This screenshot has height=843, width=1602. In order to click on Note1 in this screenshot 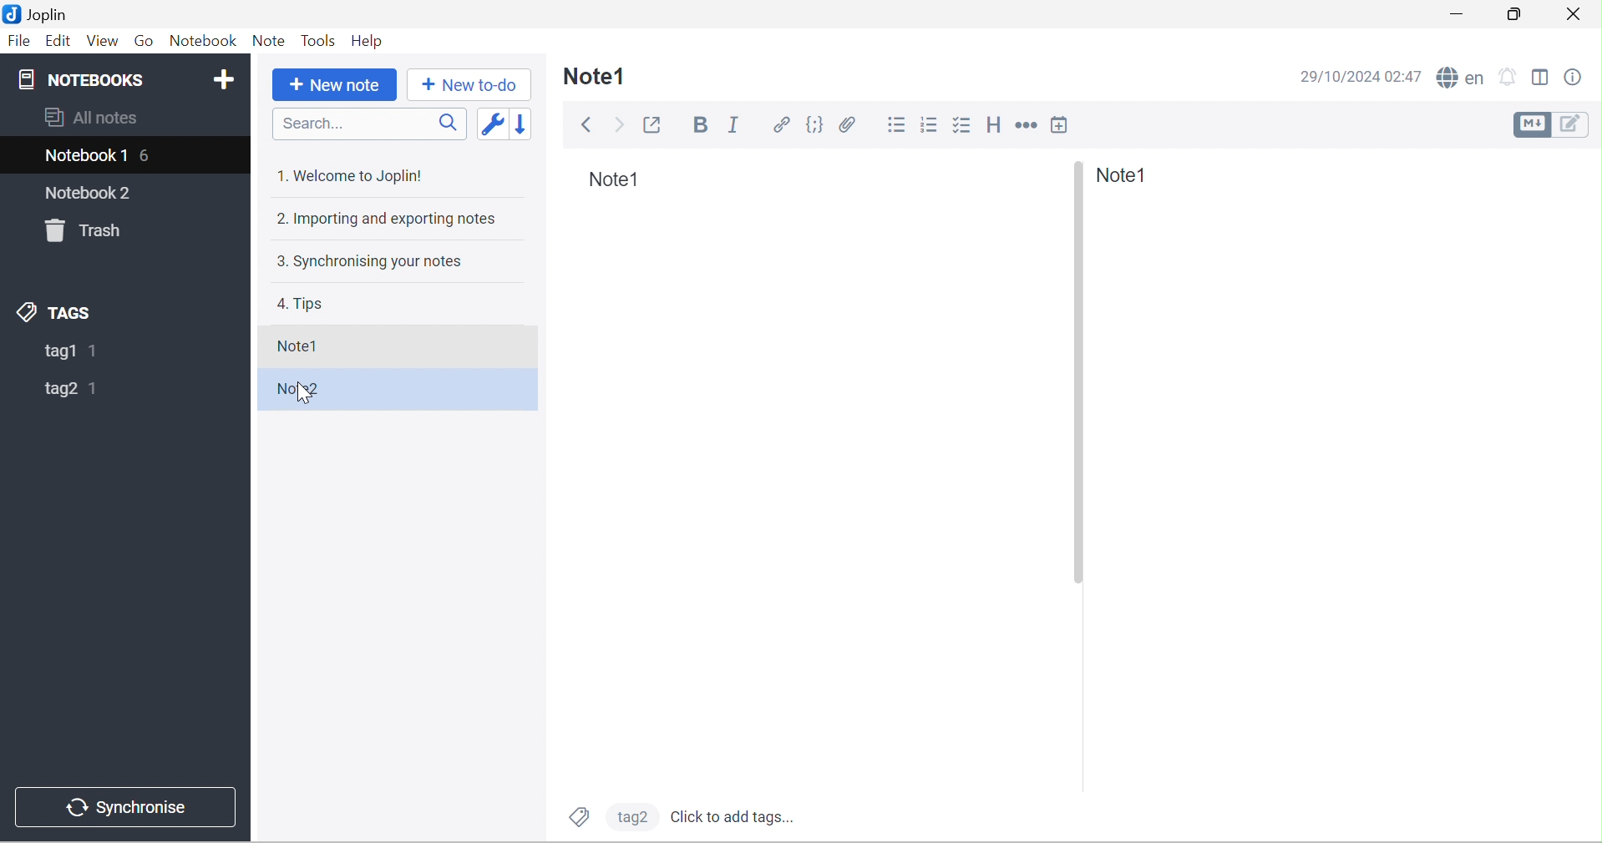, I will do `click(596, 79)`.